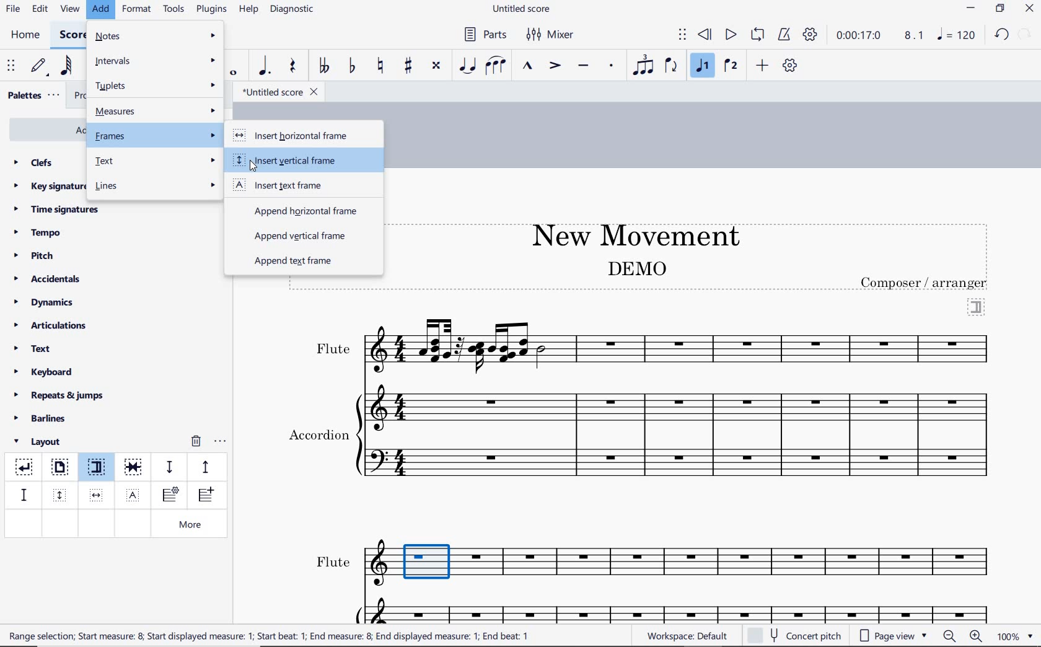 This screenshot has width=1041, height=647. What do you see at coordinates (294, 11) in the screenshot?
I see `diagnostic` at bounding box center [294, 11].